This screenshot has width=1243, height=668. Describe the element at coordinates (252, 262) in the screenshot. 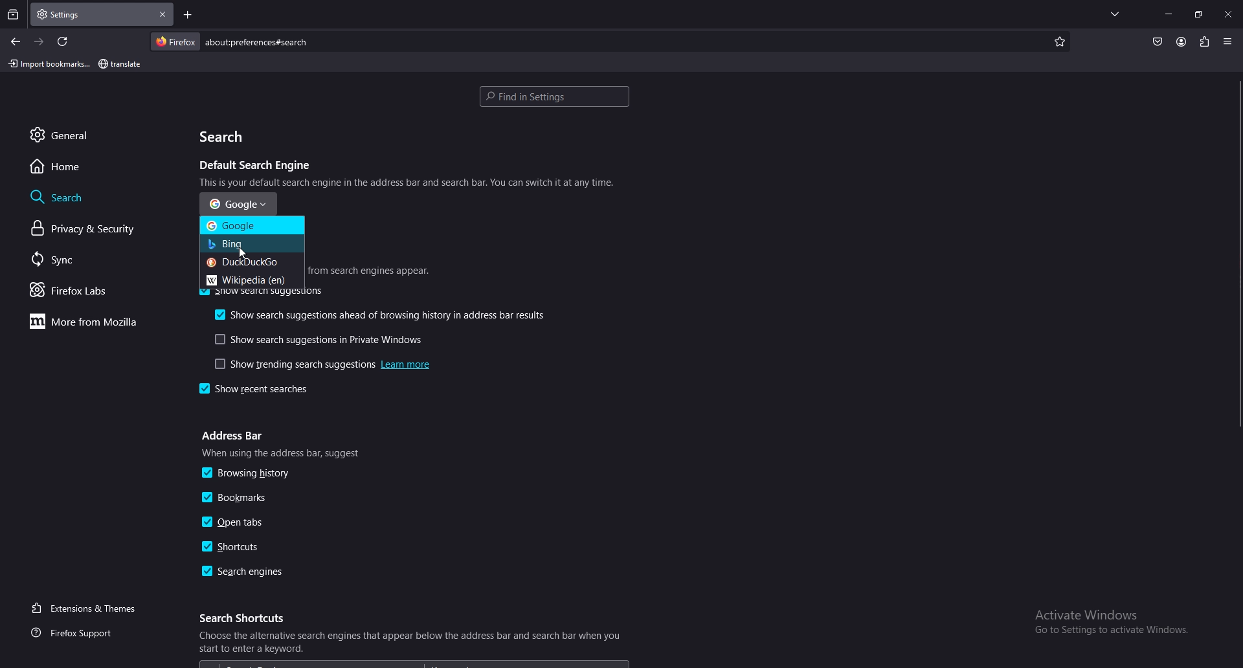

I see `duckduckgo` at that location.